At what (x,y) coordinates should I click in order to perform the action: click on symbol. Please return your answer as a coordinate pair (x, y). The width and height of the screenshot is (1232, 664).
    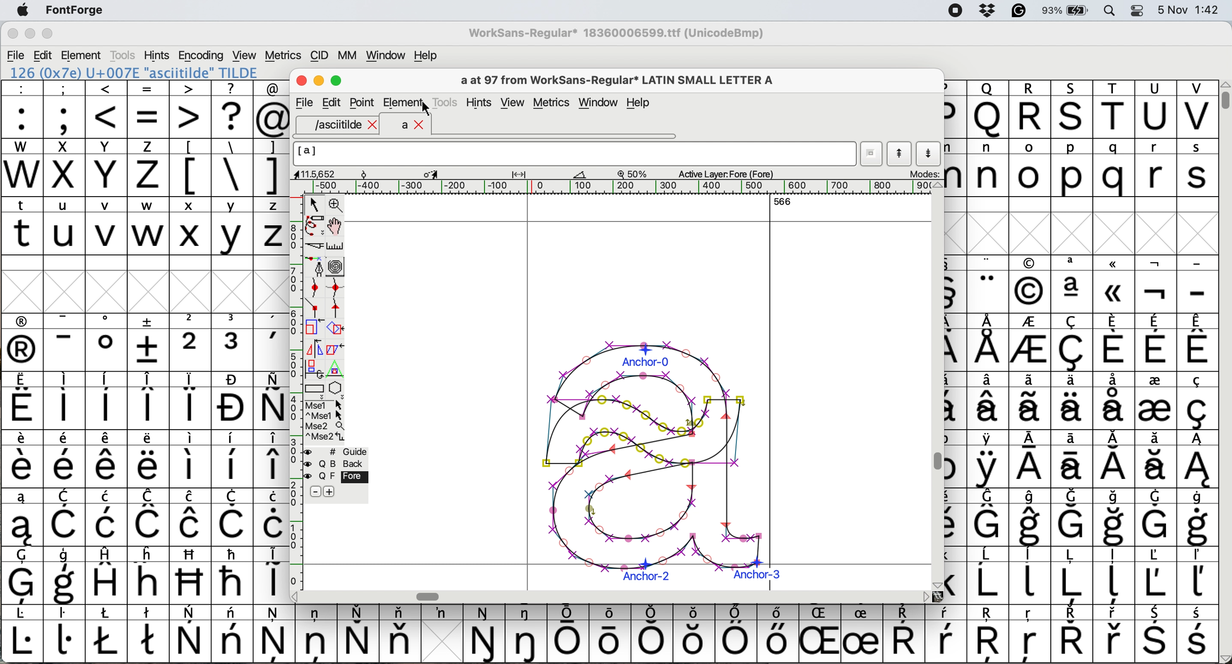
    Looking at the image, I should click on (23, 343).